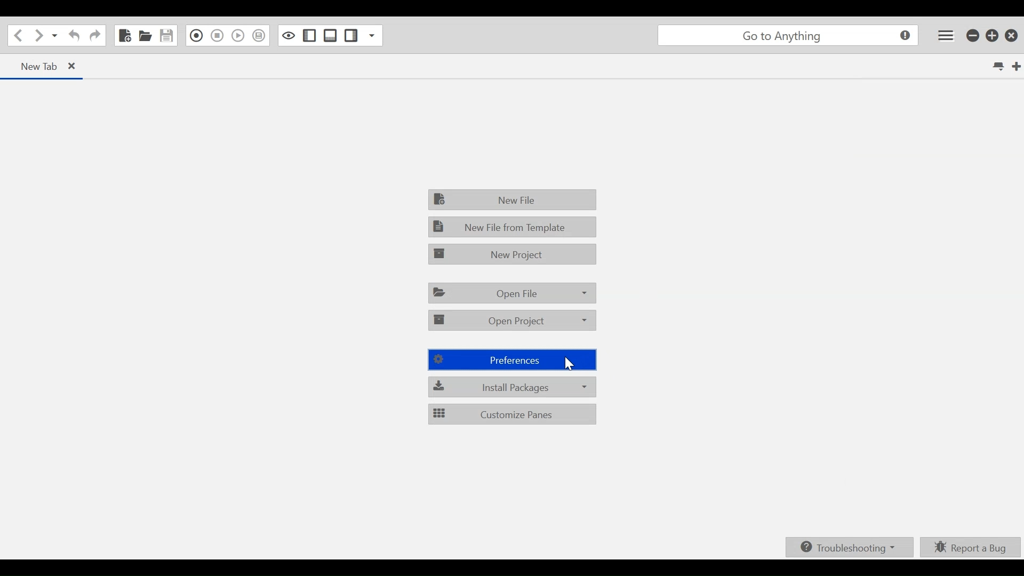 The height and width of the screenshot is (576, 1024). I want to click on Ne File, so click(513, 199).